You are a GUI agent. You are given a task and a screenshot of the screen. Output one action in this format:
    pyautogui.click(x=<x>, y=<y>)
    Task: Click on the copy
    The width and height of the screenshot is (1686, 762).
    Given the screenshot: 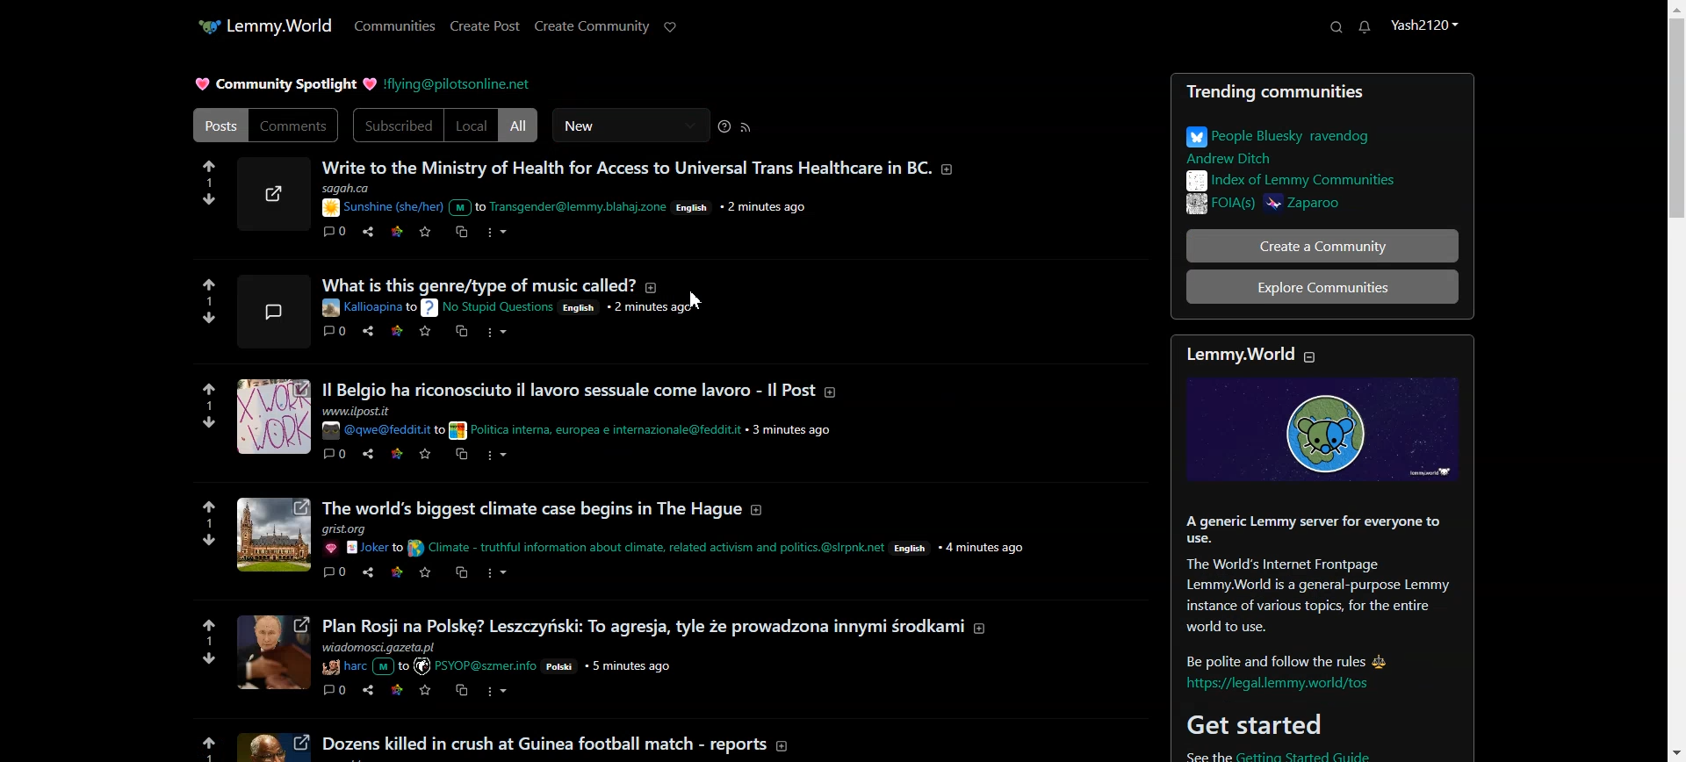 What is the action you would take?
    pyautogui.click(x=464, y=693)
    